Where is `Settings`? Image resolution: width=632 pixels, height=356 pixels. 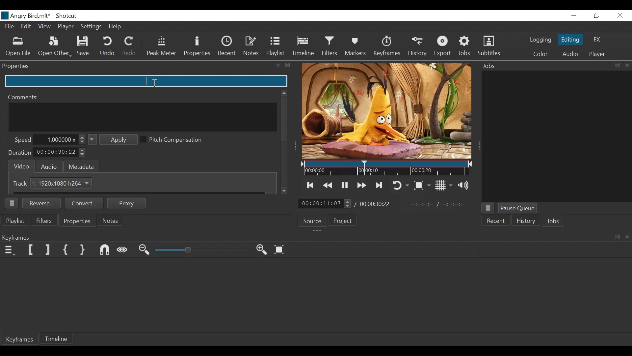 Settings is located at coordinates (91, 27).